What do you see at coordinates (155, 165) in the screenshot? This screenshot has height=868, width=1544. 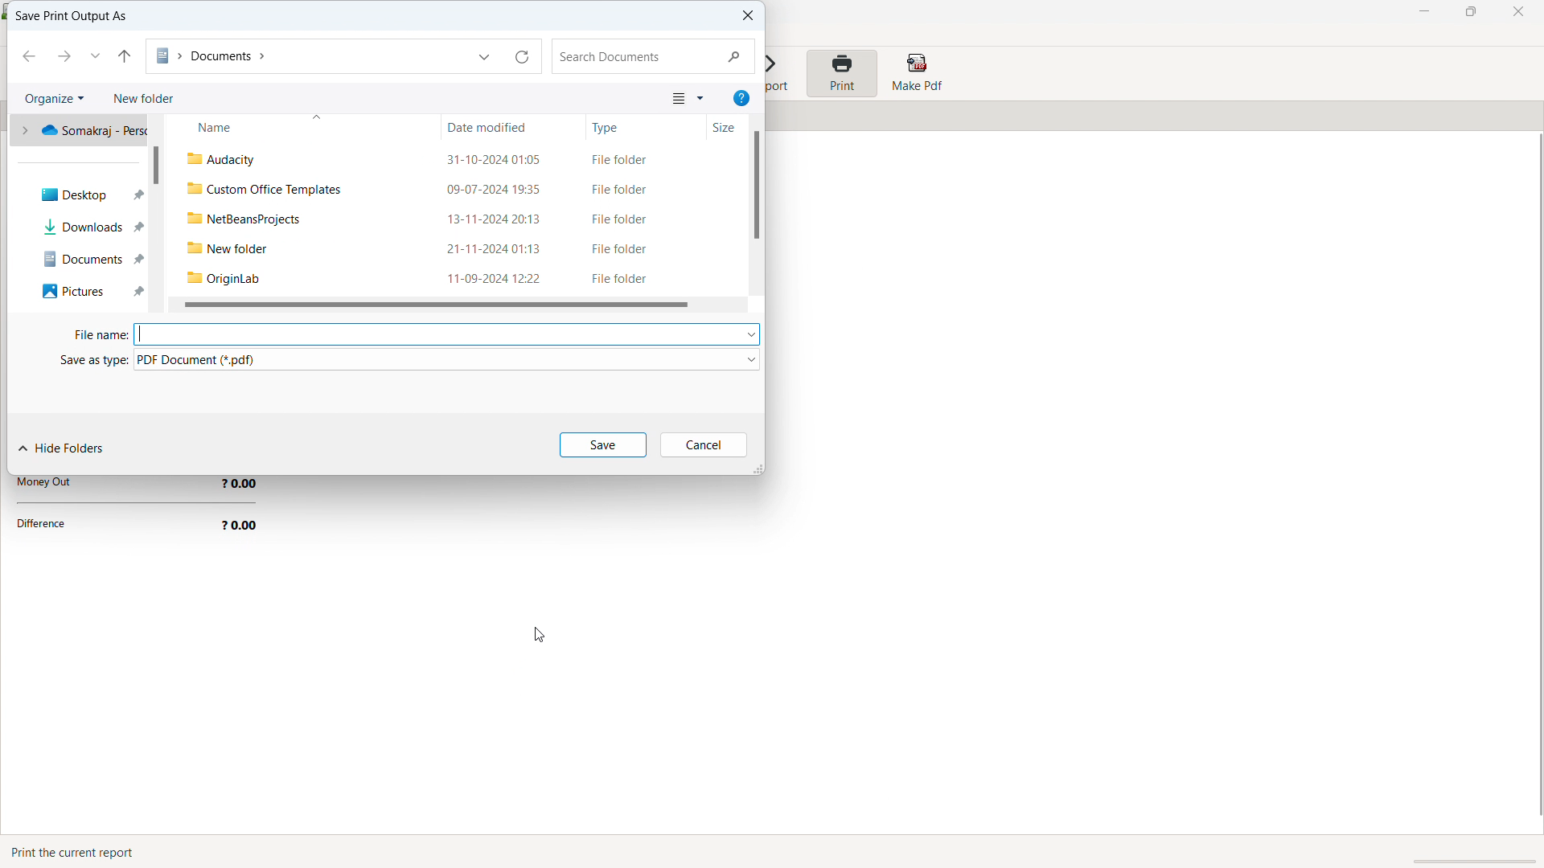 I see `scrollbar` at bounding box center [155, 165].